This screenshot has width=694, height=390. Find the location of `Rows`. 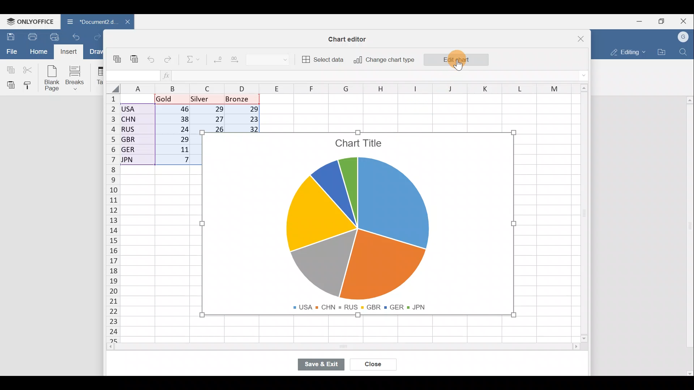

Rows is located at coordinates (113, 214).